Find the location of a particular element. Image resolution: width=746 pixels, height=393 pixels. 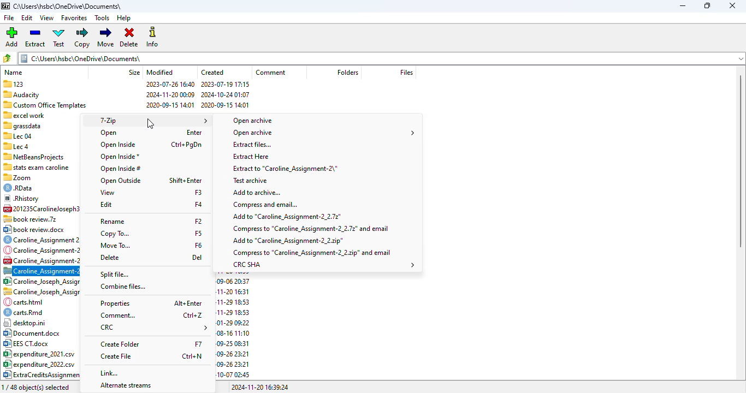

help is located at coordinates (125, 19).